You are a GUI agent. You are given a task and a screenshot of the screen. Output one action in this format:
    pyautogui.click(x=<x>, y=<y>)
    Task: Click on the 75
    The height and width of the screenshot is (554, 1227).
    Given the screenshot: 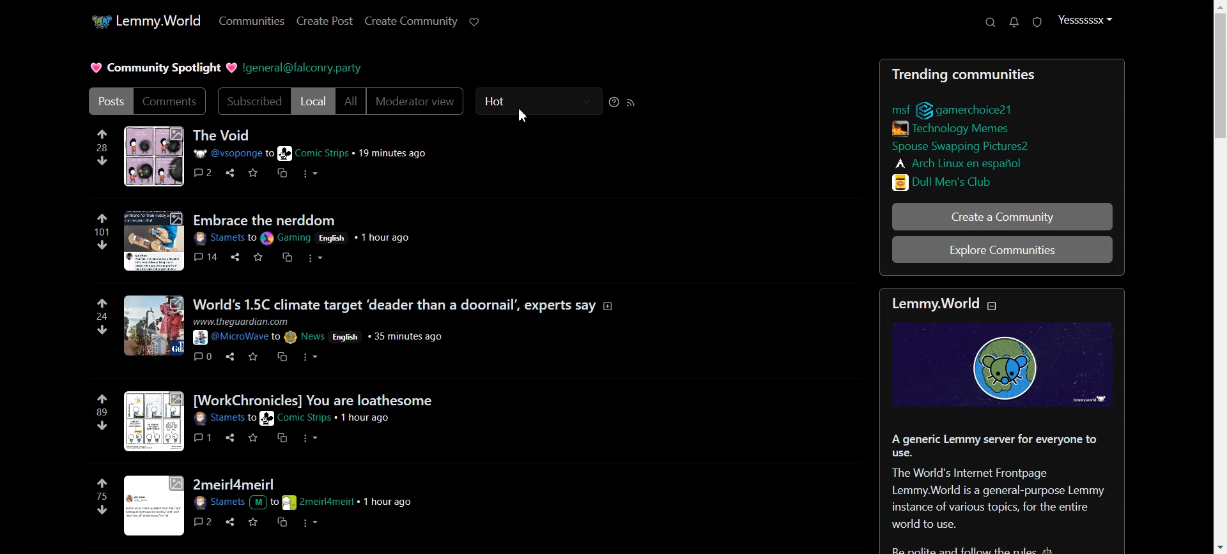 What is the action you would take?
    pyautogui.click(x=104, y=497)
    